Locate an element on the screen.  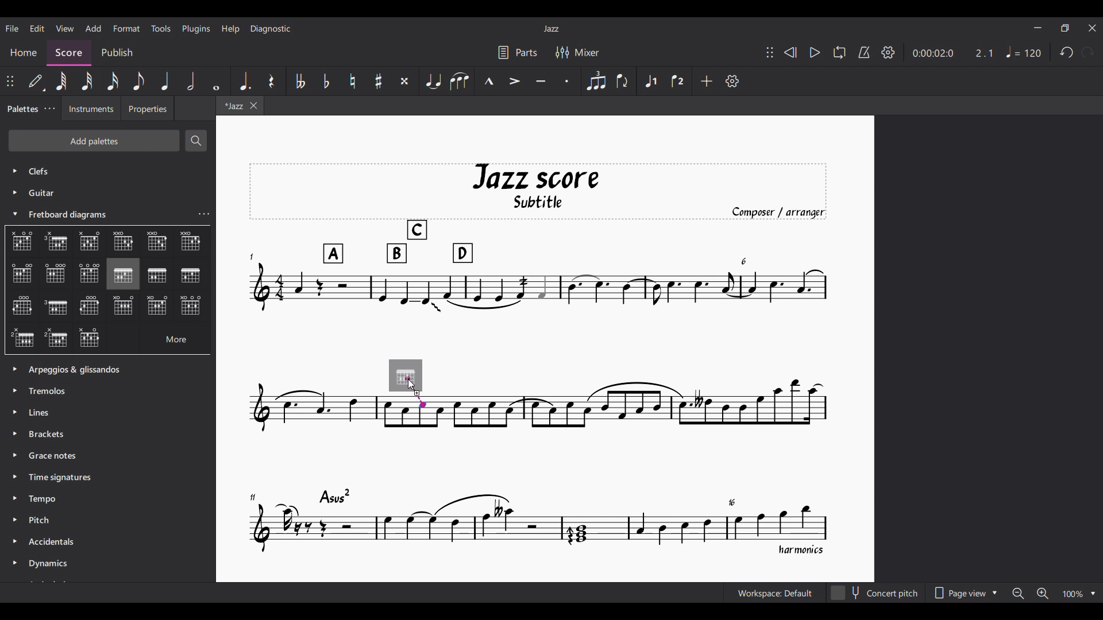
Score, current section highlighted is located at coordinates (70, 51).